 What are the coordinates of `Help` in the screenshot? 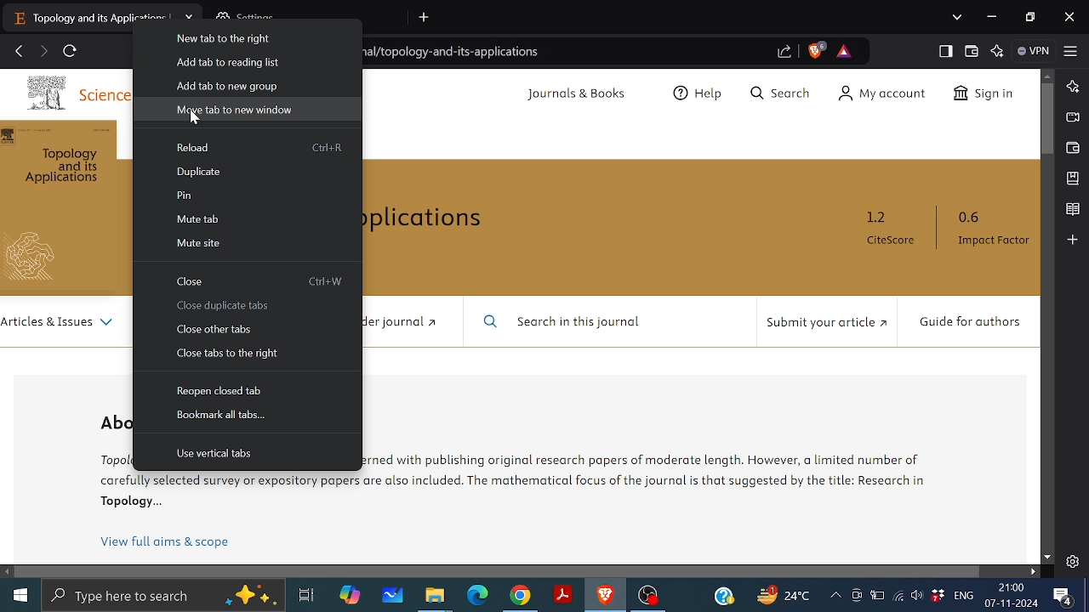 It's located at (699, 94).